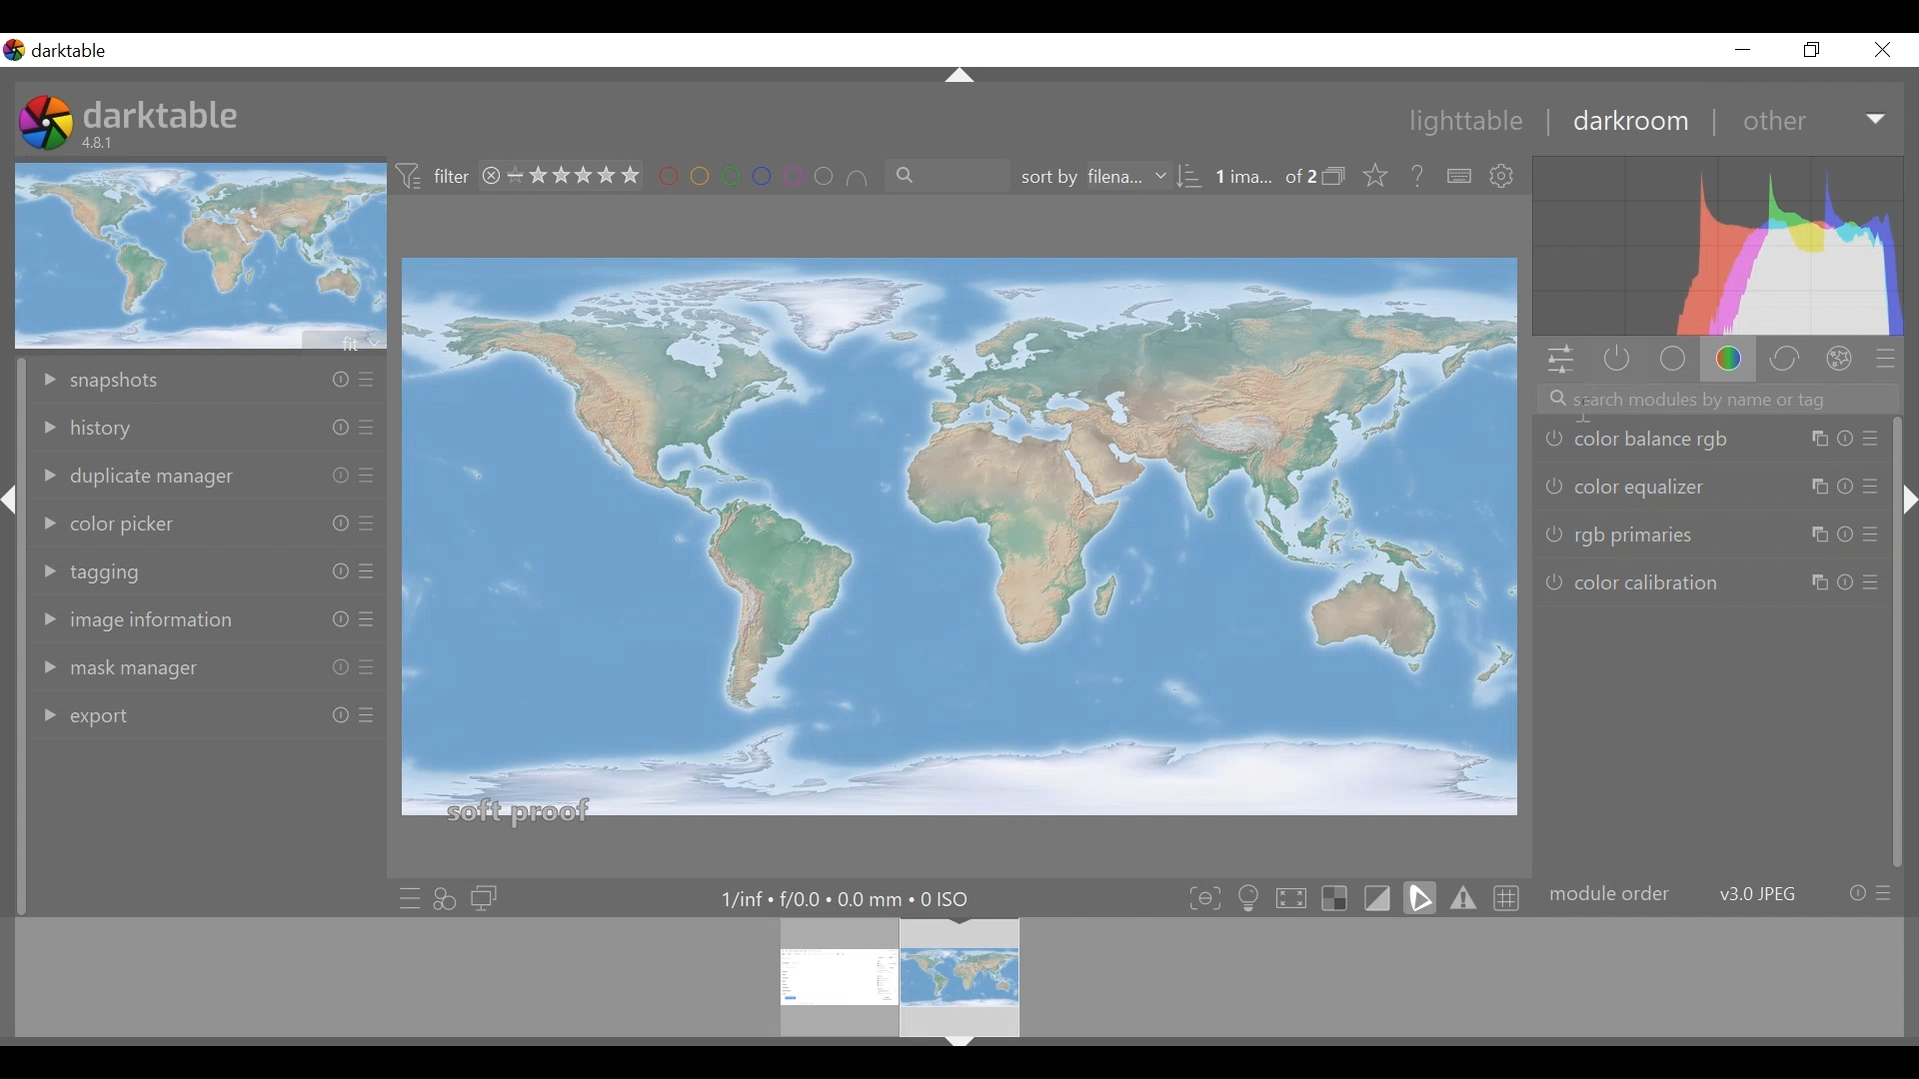 The image size is (1919, 1079). I want to click on , so click(1742, 49).